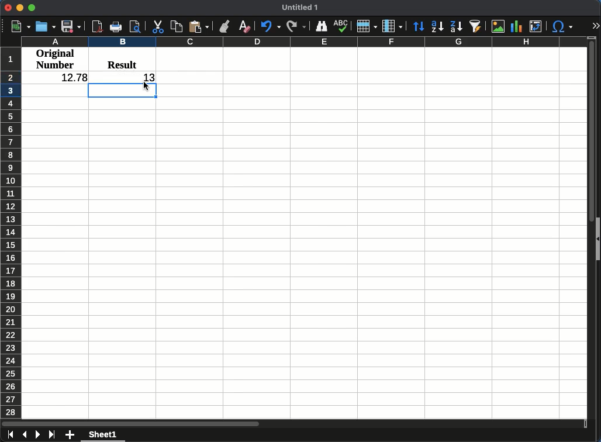 This screenshot has height=442, width=601. Describe the element at coordinates (9, 436) in the screenshot. I see `first sheet` at that location.